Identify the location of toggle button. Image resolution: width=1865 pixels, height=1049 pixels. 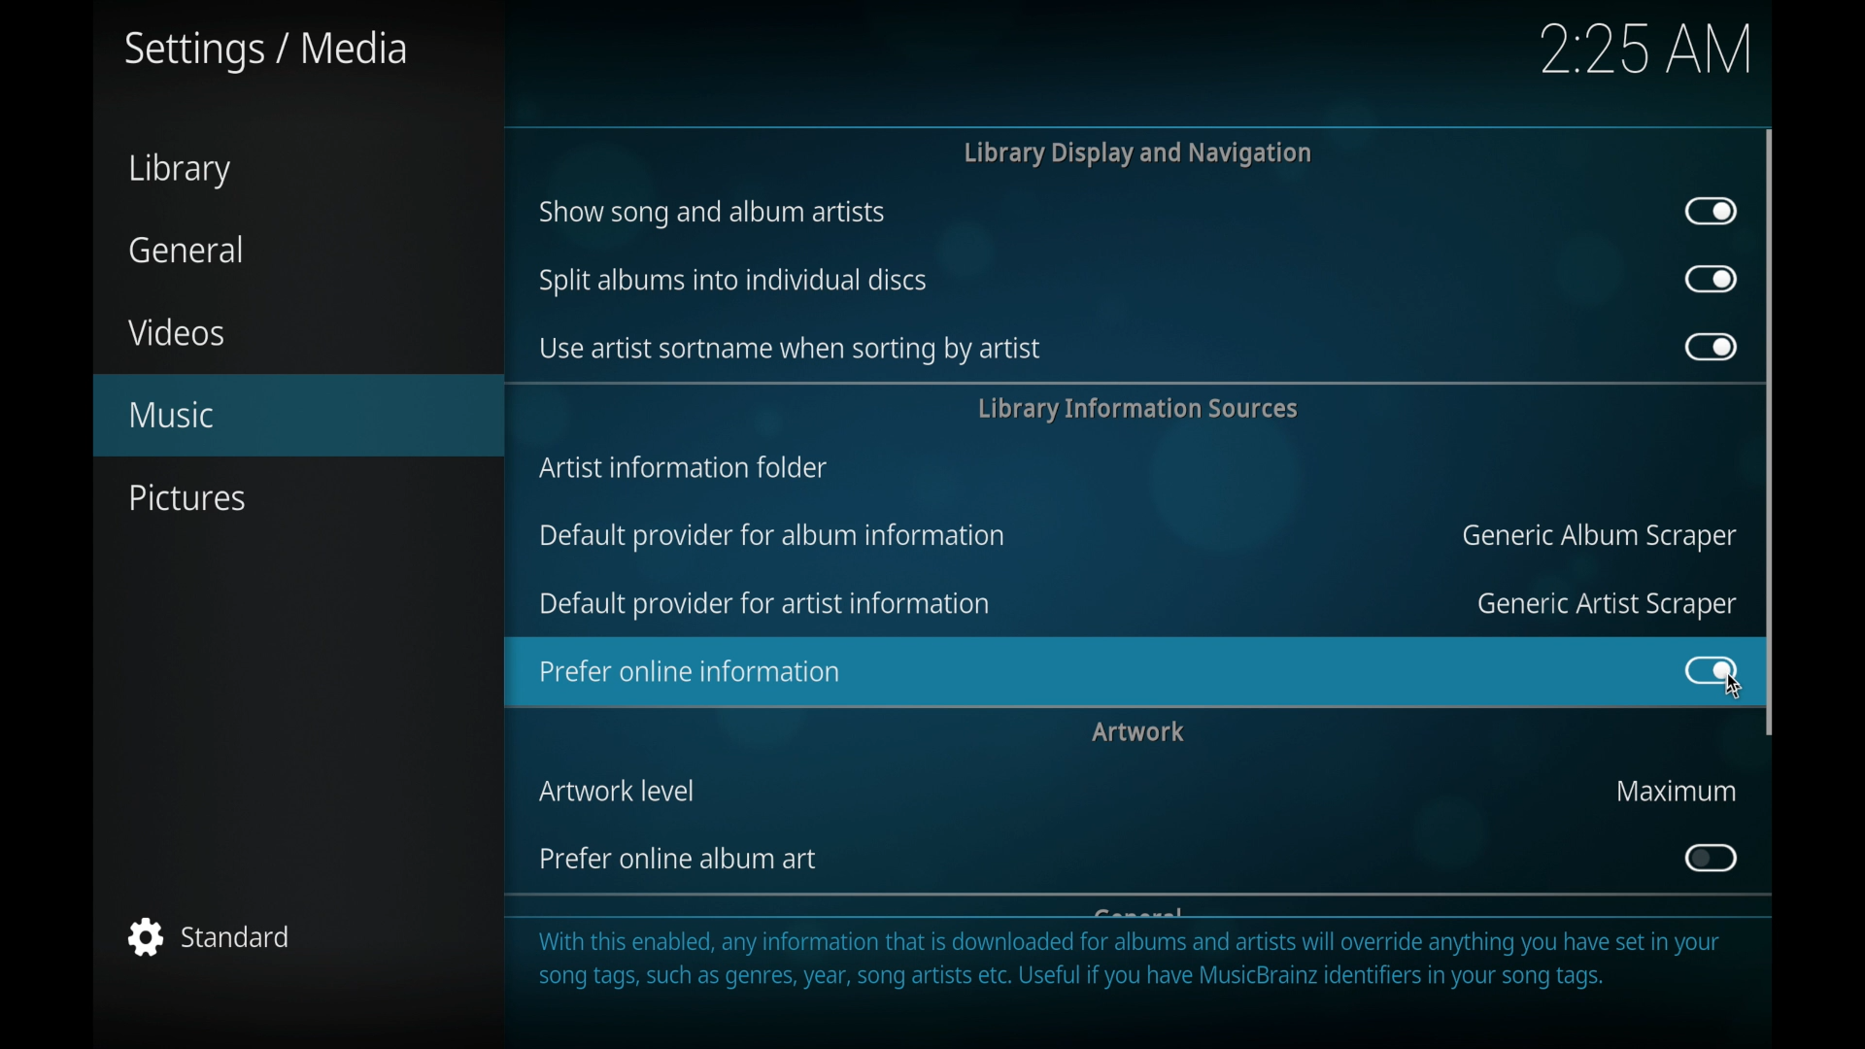
(1710, 280).